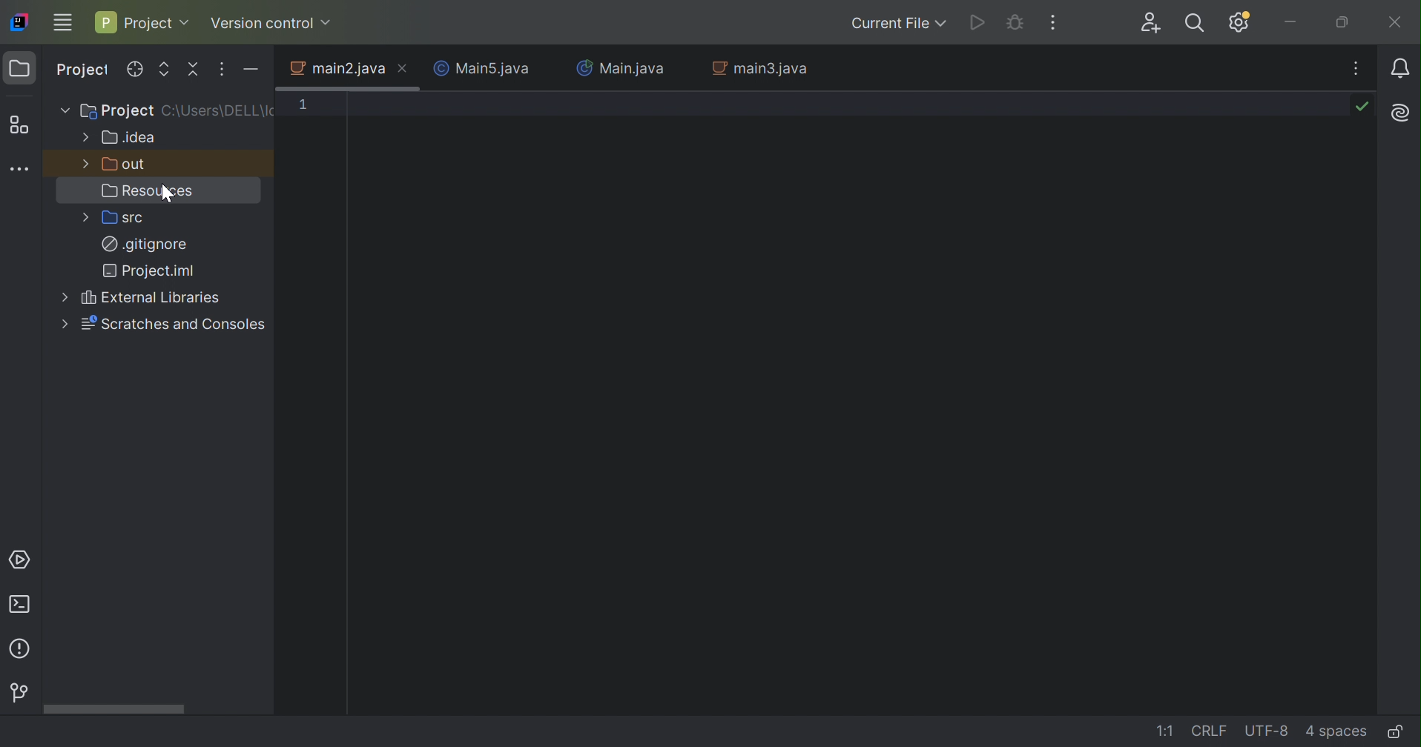 The height and width of the screenshot is (747, 1421). Describe the element at coordinates (24, 169) in the screenshot. I see `More tool windows` at that location.